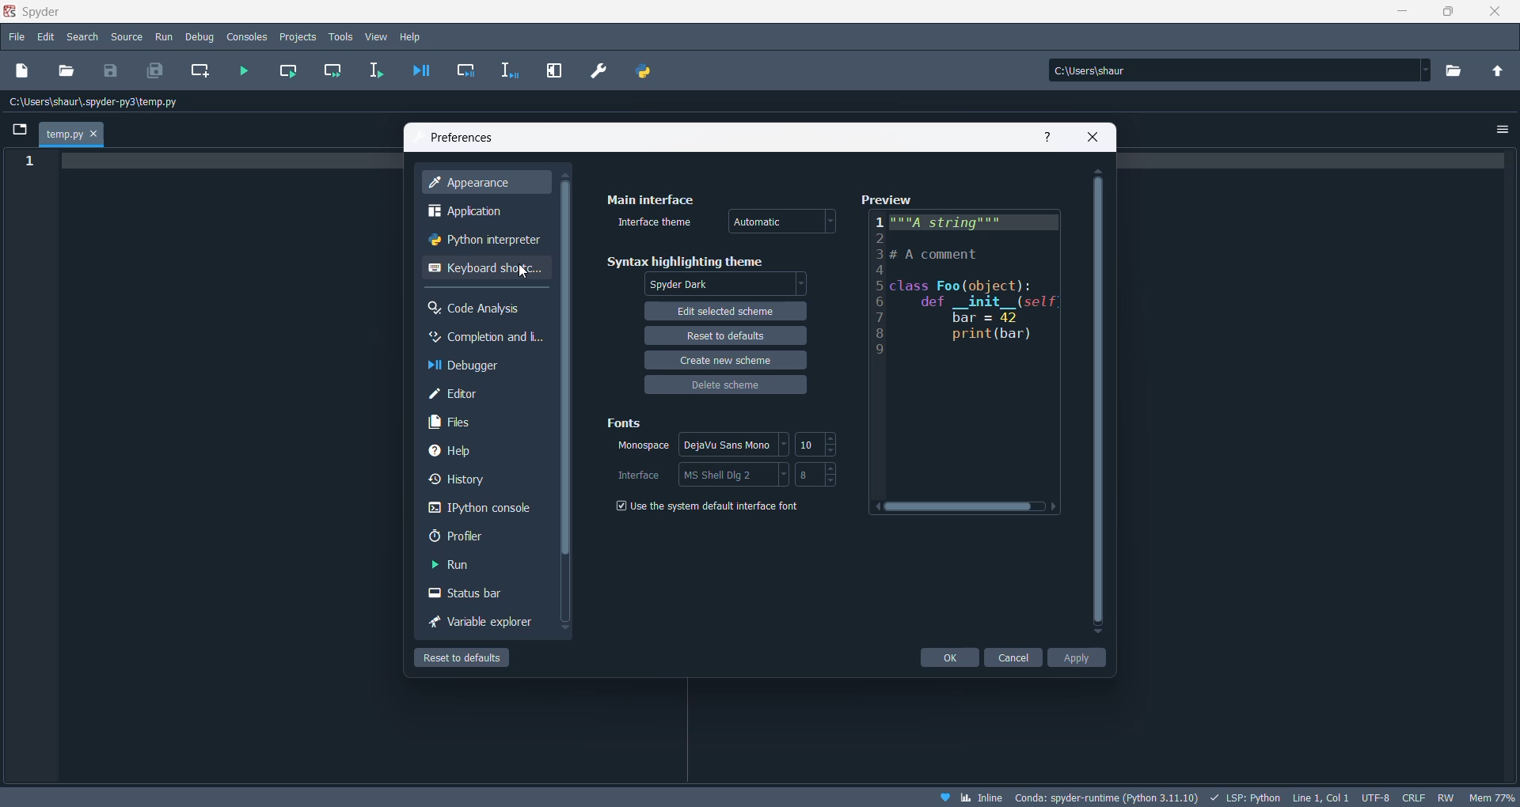 This screenshot has height=807, width=1520. I want to click on reset to defaults, so click(724, 335).